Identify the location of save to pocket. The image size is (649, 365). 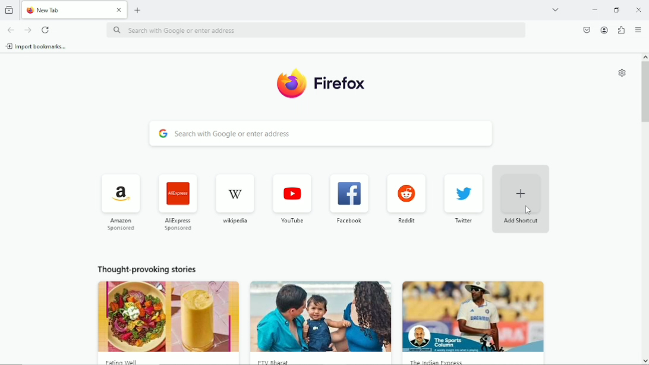
(586, 29).